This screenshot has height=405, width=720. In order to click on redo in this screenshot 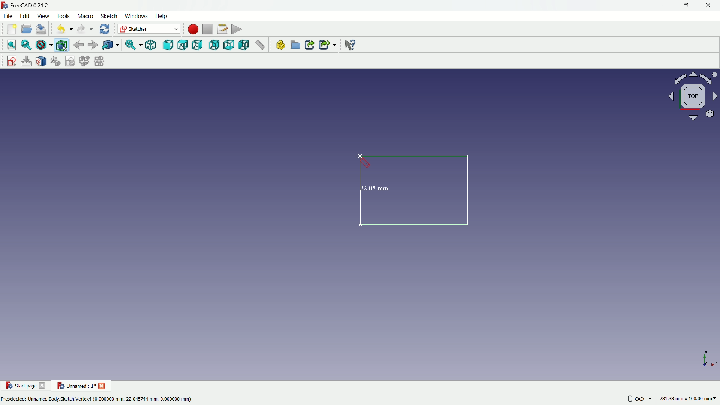, I will do `click(84, 29)`.